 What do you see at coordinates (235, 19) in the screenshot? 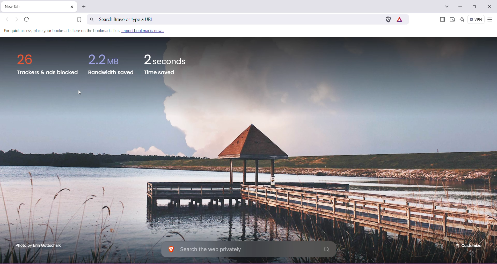
I see `Search Brave or type a URL` at bounding box center [235, 19].